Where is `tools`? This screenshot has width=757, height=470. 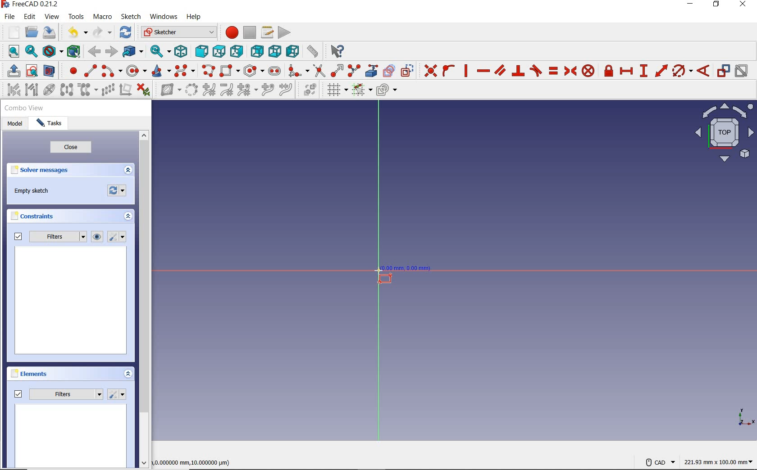
tools is located at coordinates (76, 17).